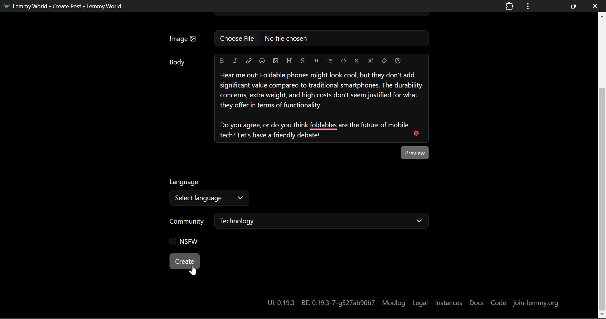 The width and height of the screenshot is (606, 319). I want to click on bold, so click(221, 60).